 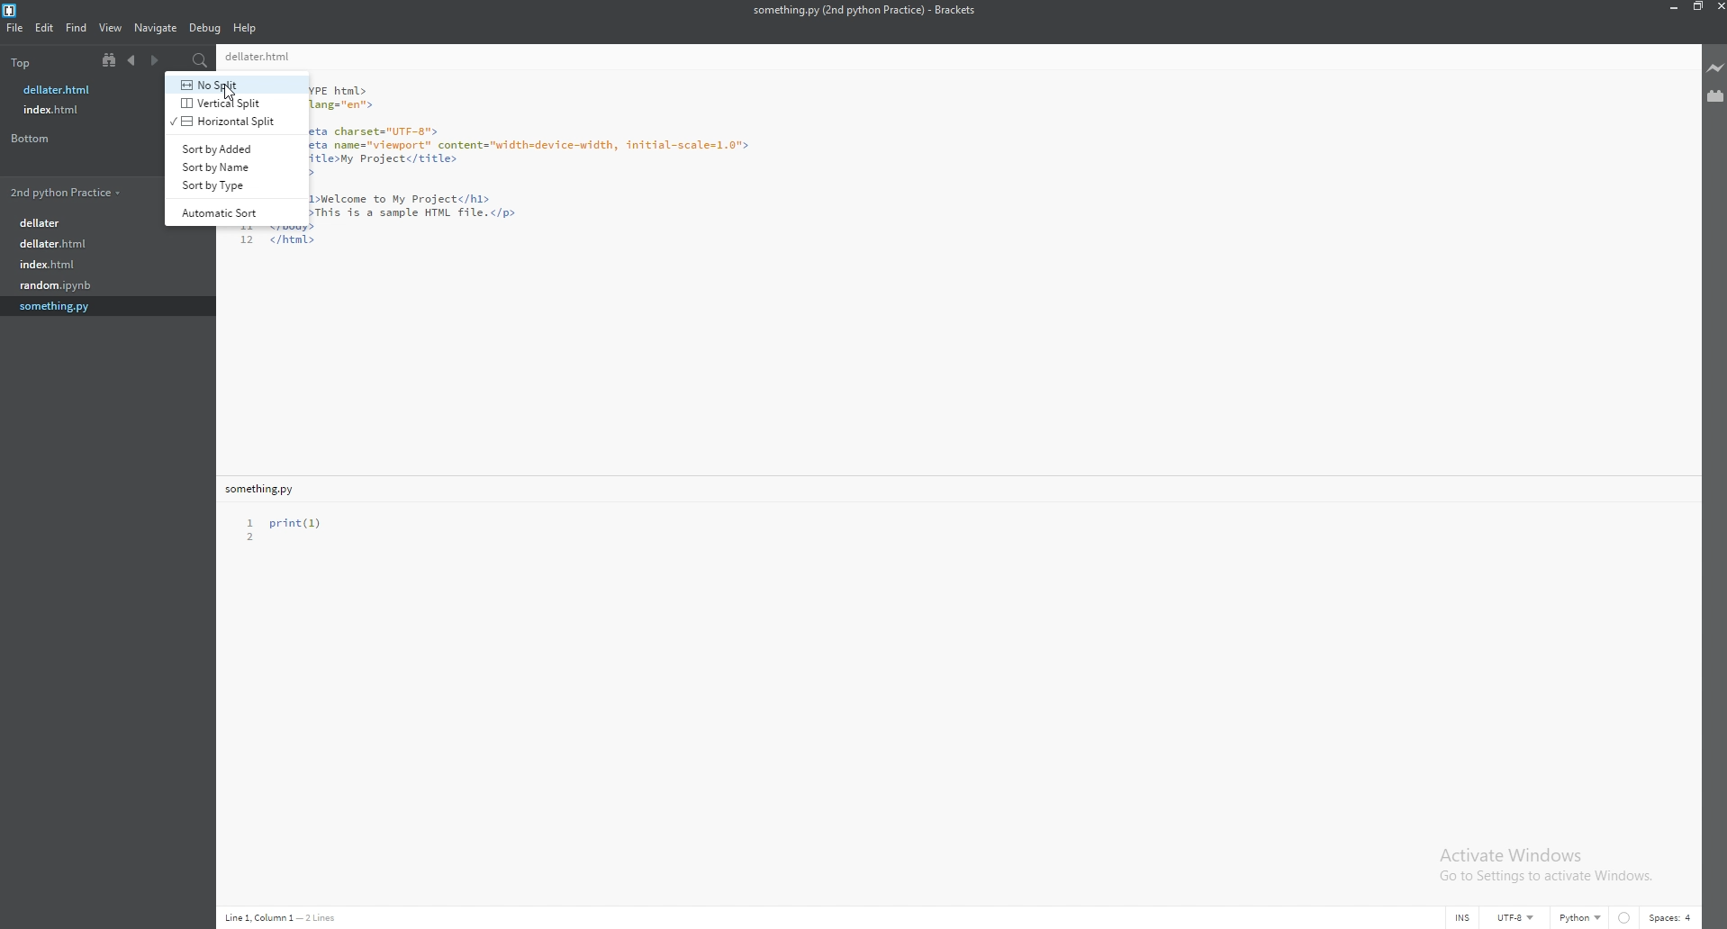 I want to click on no split, so click(x=237, y=81).